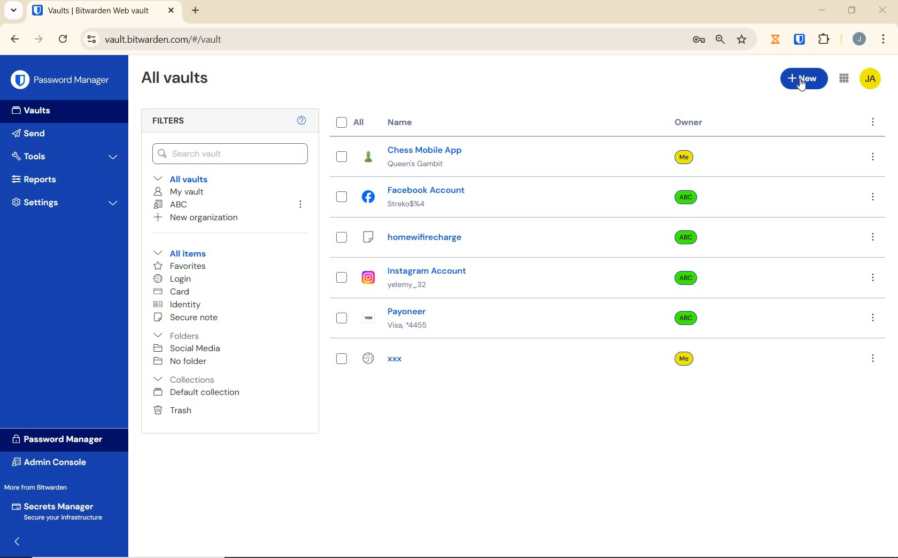 This screenshot has height=558, width=898. Describe the element at coordinates (875, 358) in the screenshot. I see `more options` at that location.